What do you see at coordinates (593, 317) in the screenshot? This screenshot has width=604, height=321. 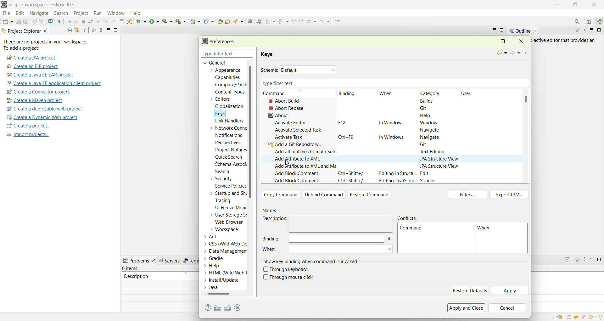 I see `what's new` at bounding box center [593, 317].